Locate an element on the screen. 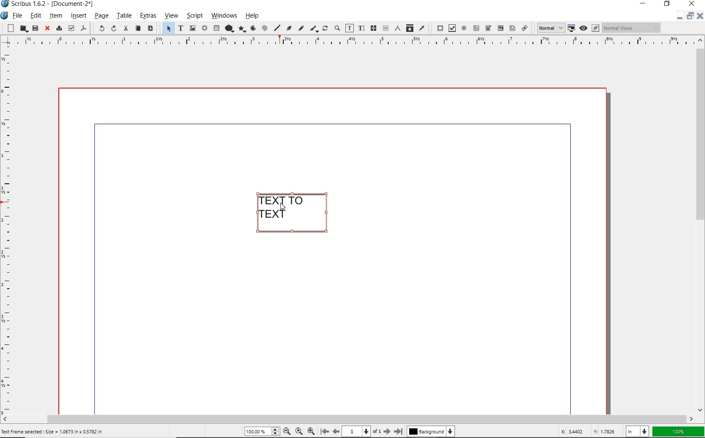  unlink text frames is located at coordinates (385, 29).